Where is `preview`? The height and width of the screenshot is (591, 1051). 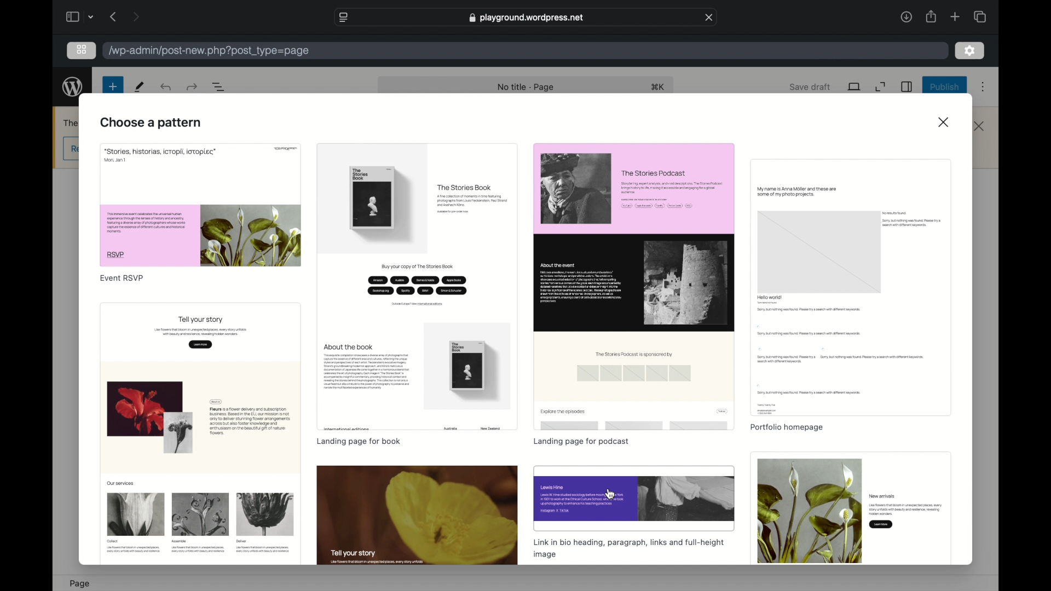
preview is located at coordinates (418, 515).